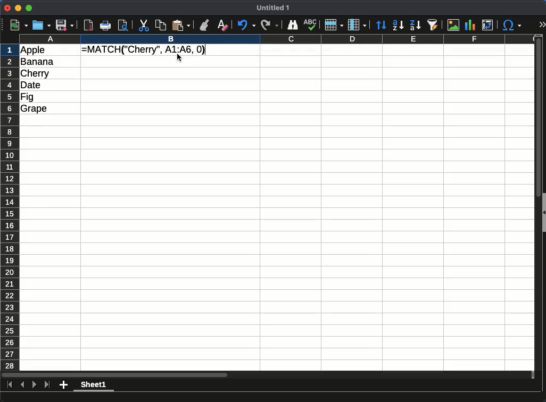 This screenshot has height=402, width=546. Describe the element at coordinates (223, 26) in the screenshot. I see `clear formatting` at that location.